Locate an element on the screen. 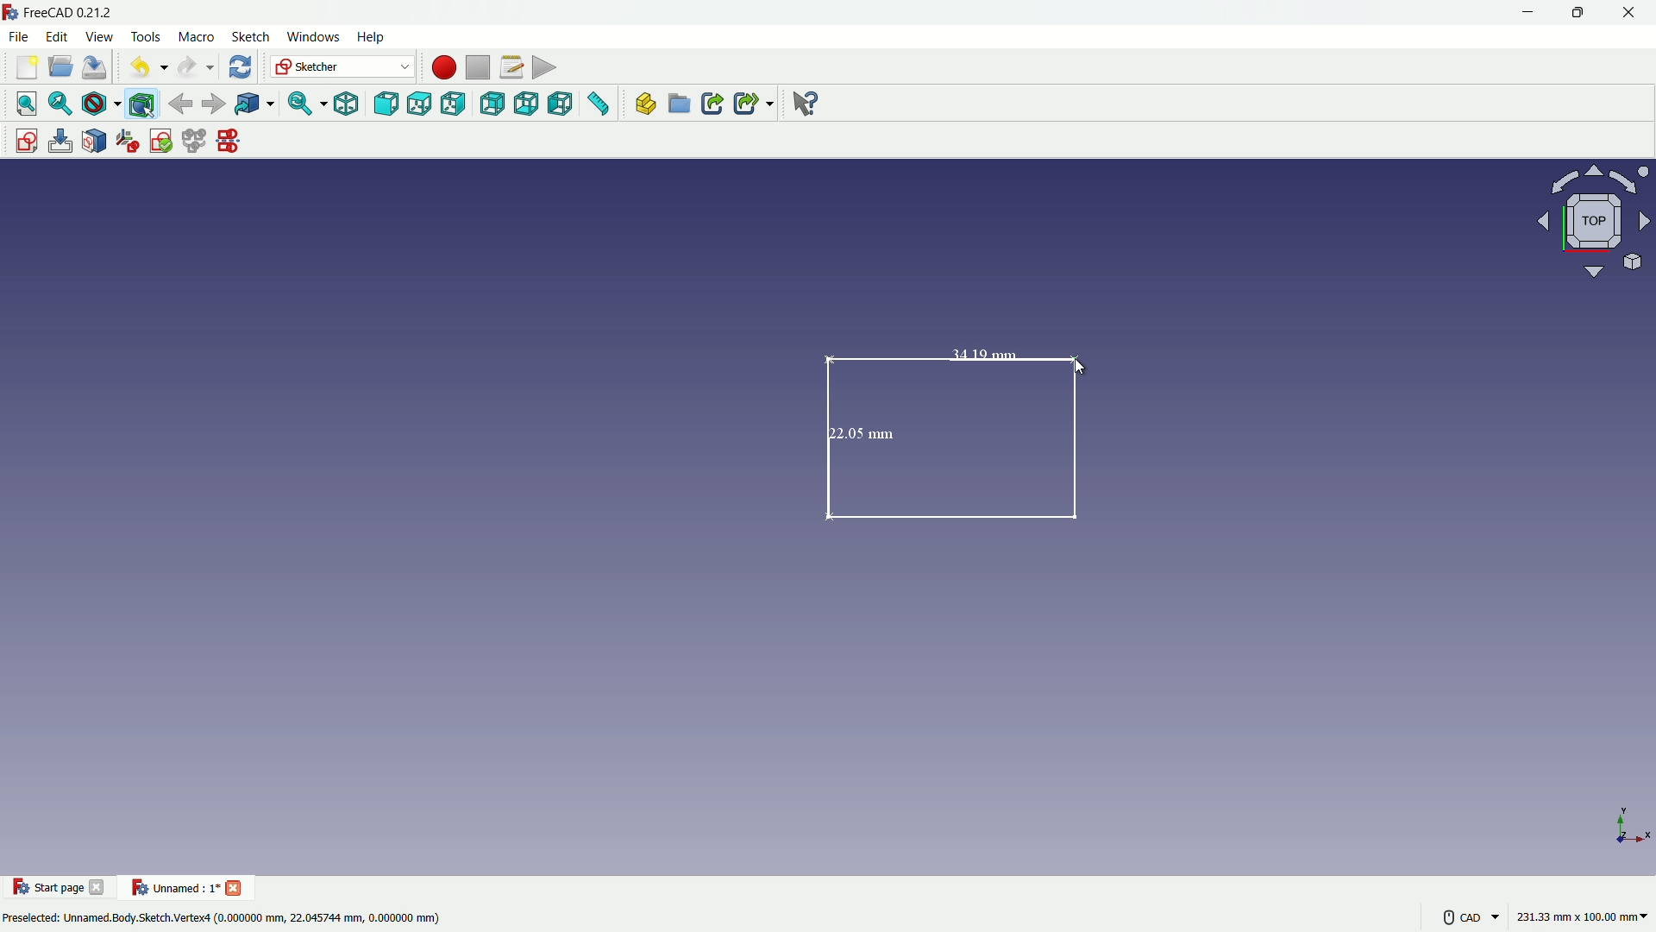 The height and width of the screenshot is (932, 1656). bounding box is located at coordinates (144, 104).